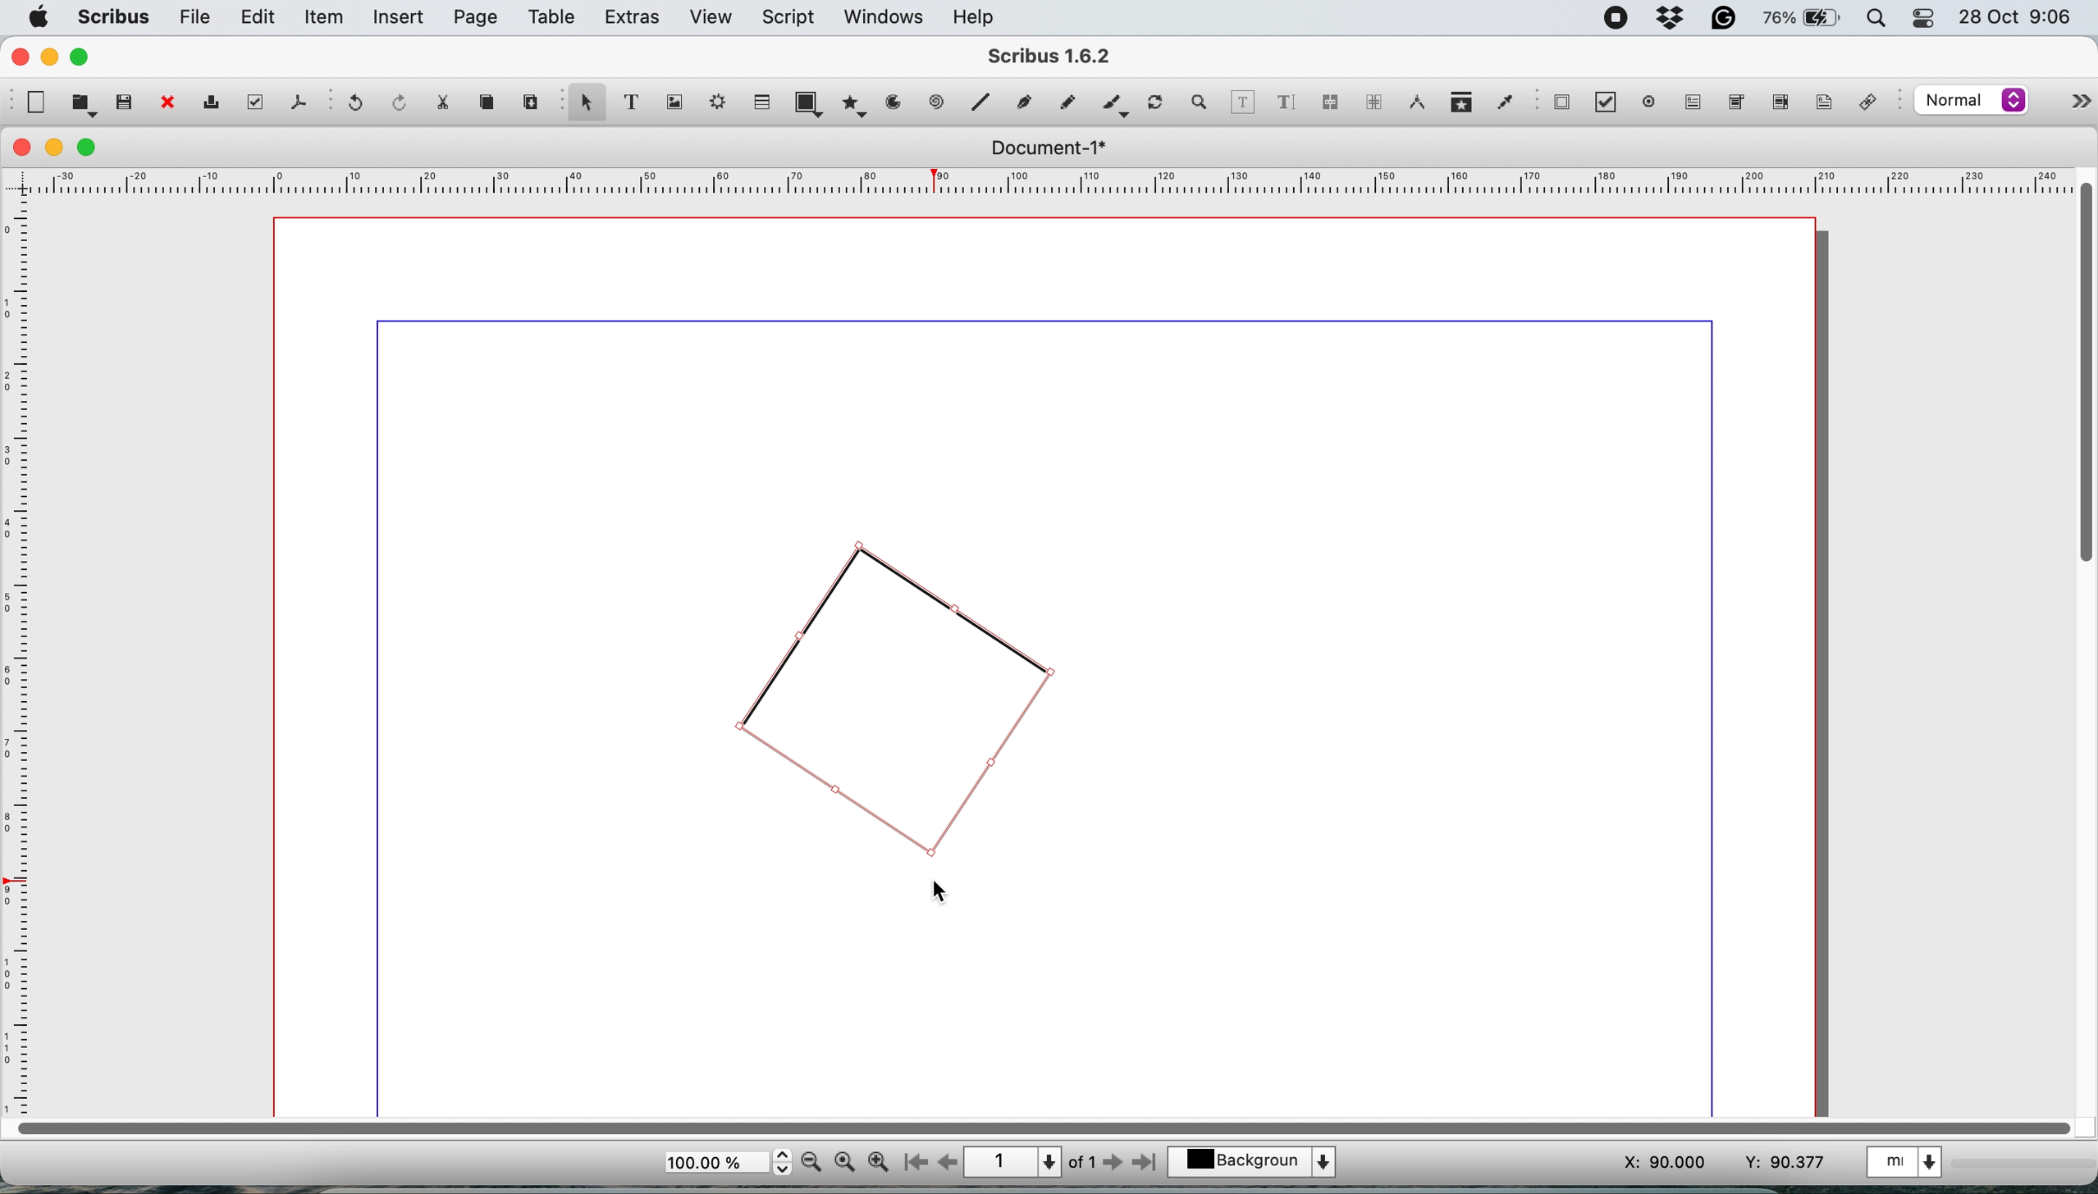 Image resolution: width=2098 pixels, height=1194 pixels. I want to click on select the current layer, so click(1255, 1160).